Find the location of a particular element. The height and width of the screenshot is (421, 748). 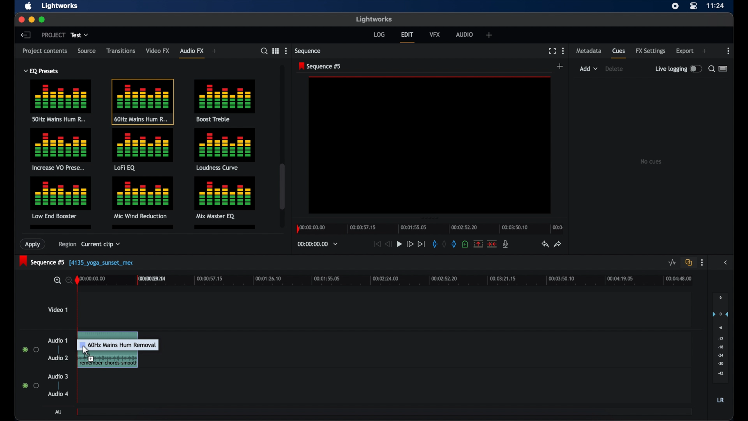

increase presets is located at coordinates (61, 150).